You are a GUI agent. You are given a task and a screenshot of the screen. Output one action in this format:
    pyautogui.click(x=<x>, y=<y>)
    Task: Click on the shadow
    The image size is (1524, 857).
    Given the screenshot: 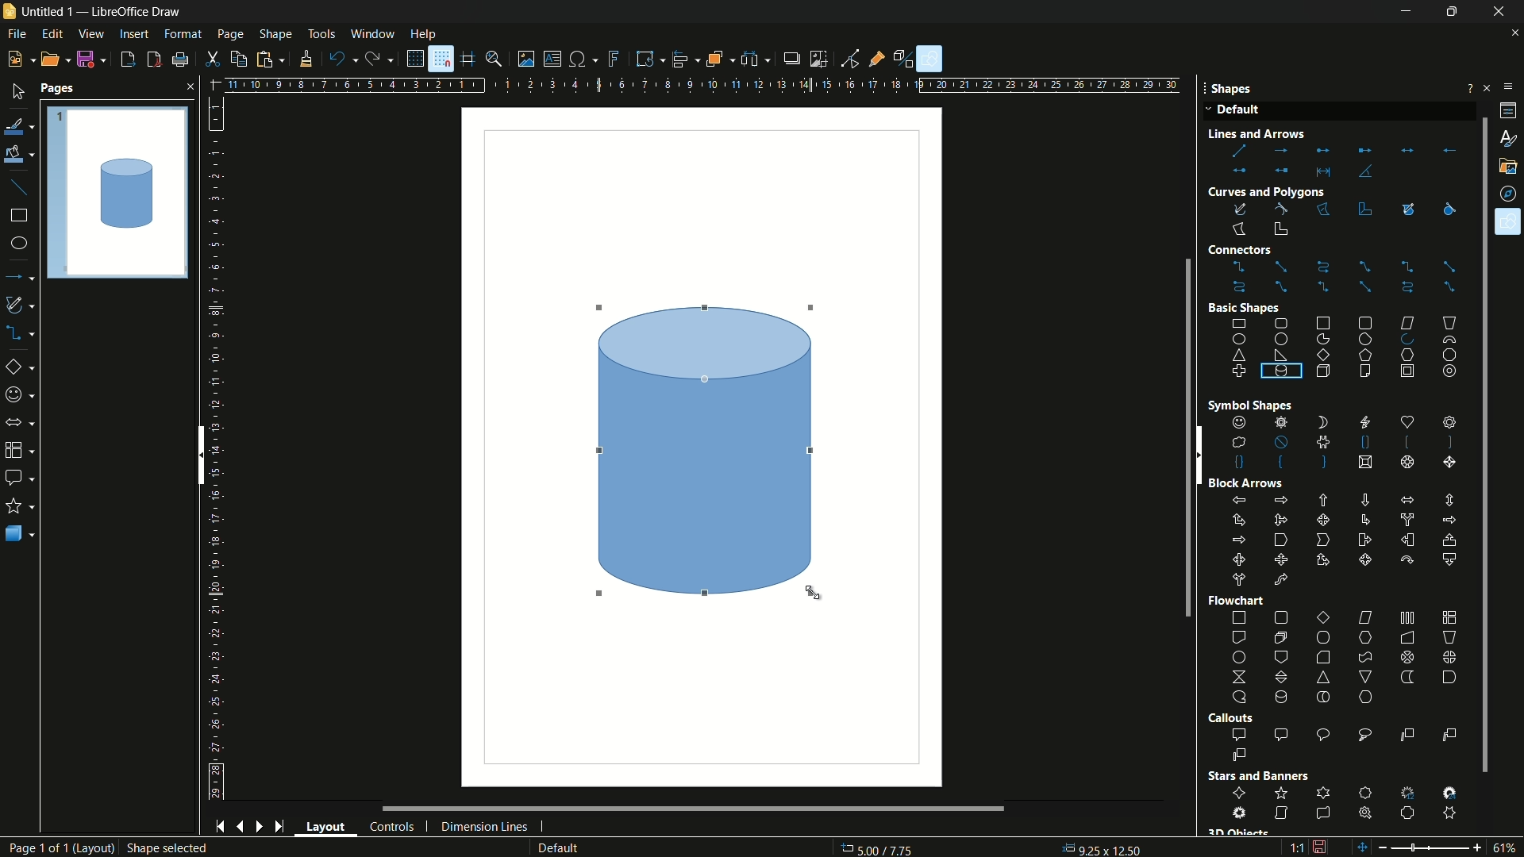 What is the action you would take?
    pyautogui.click(x=790, y=57)
    